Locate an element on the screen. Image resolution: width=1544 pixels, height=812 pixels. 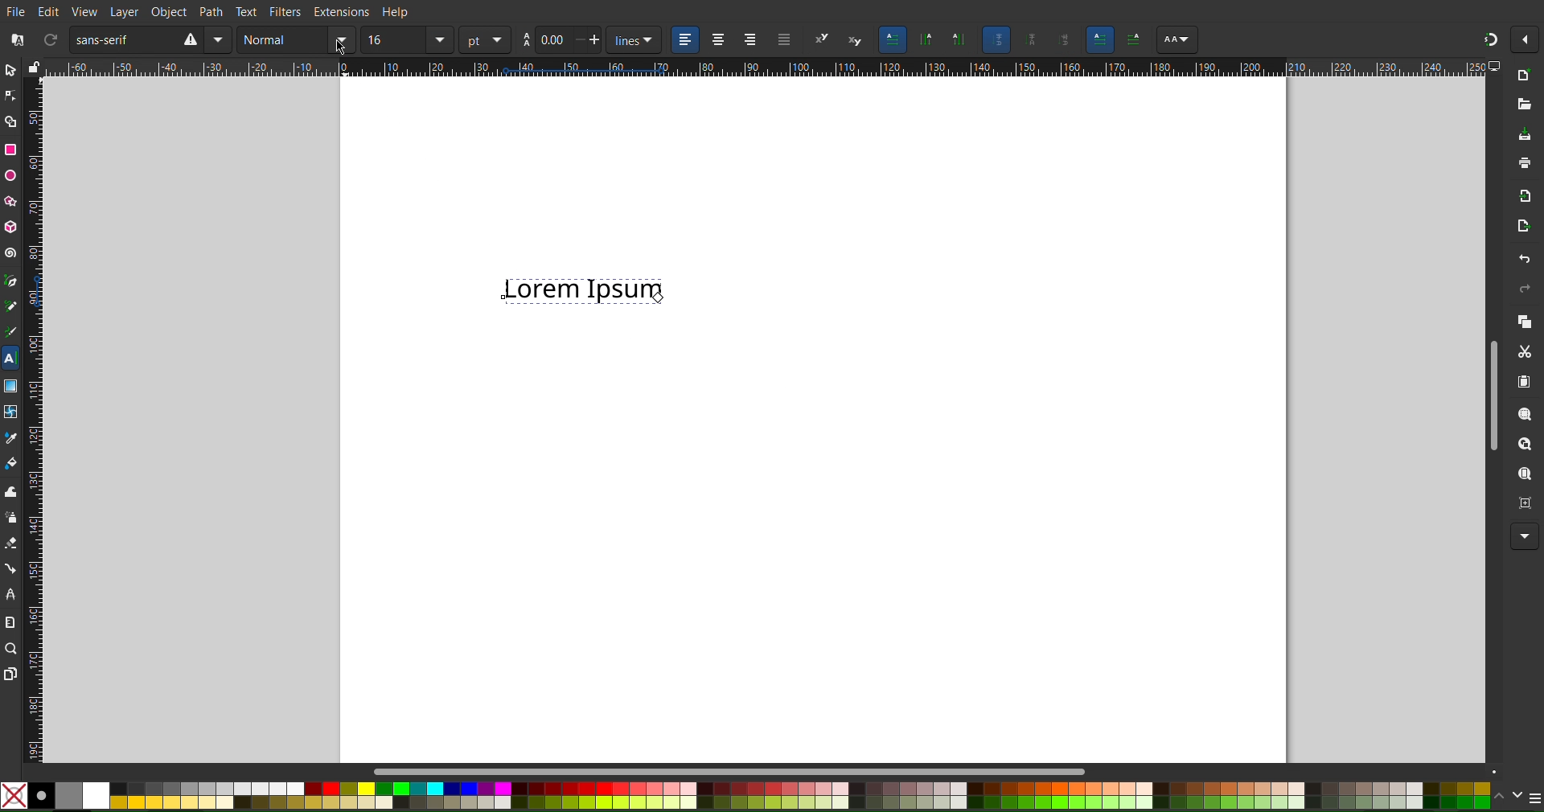
Rectangle is located at coordinates (10, 150).